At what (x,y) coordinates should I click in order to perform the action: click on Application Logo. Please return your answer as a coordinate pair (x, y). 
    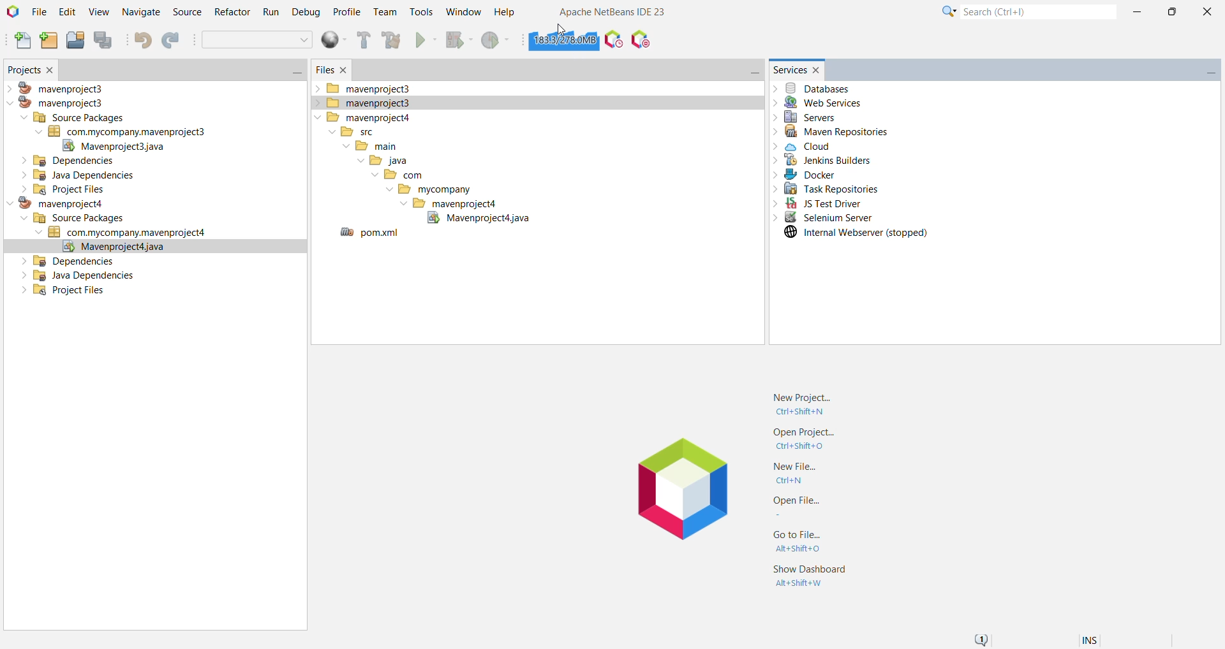
    Looking at the image, I should click on (671, 493).